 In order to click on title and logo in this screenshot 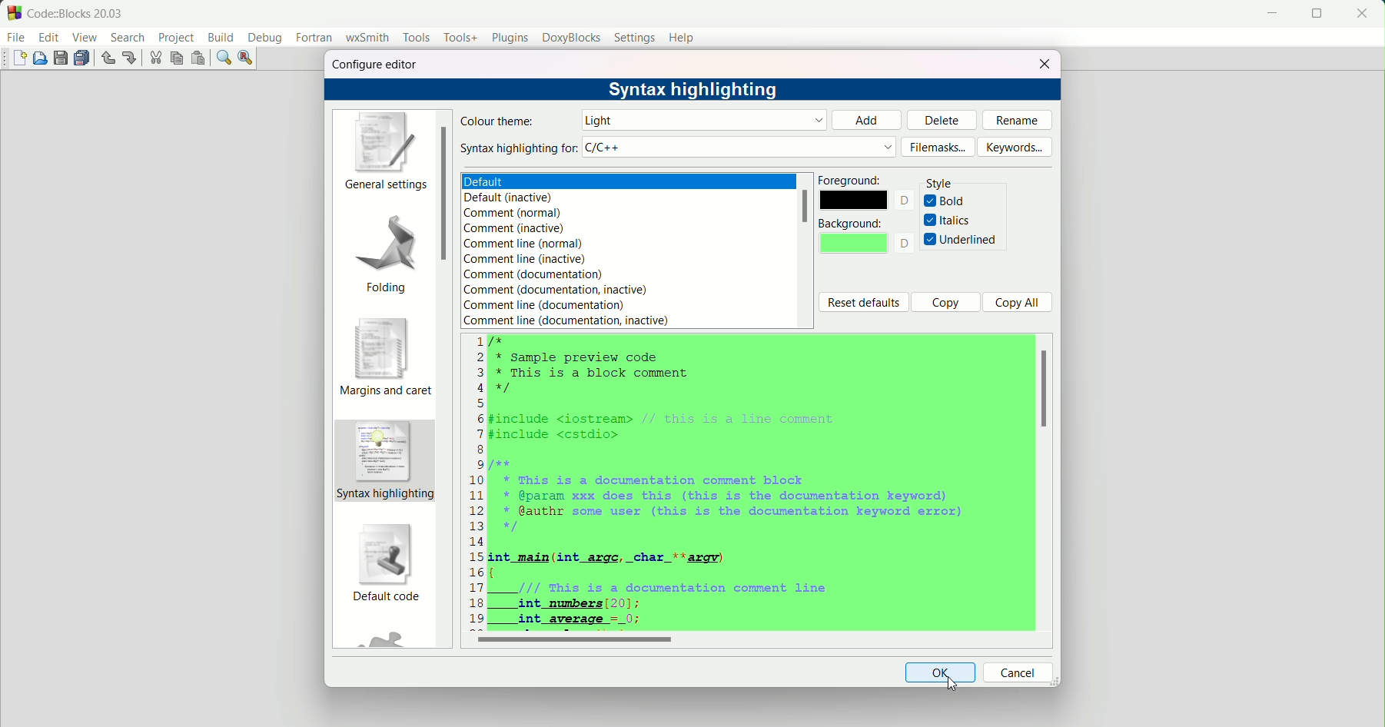, I will do `click(67, 12)`.